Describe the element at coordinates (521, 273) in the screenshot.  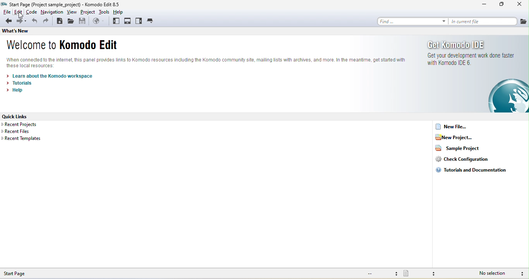
I see `syntax checking` at that location.